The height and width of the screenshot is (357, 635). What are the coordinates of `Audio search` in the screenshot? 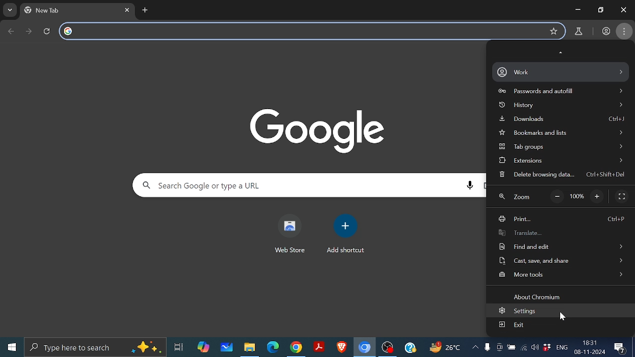 It's located at (470, 185).